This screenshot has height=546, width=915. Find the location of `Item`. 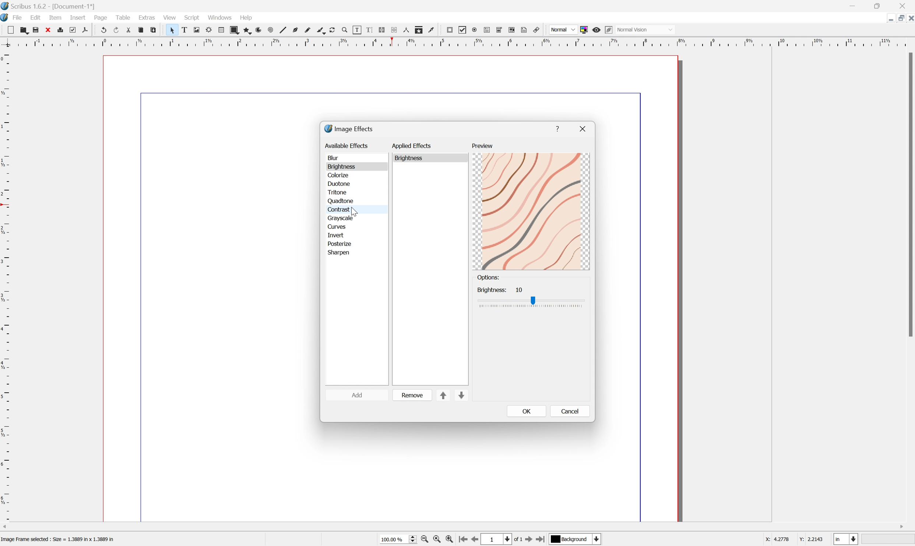

Item is located at coordinates (55, 17).